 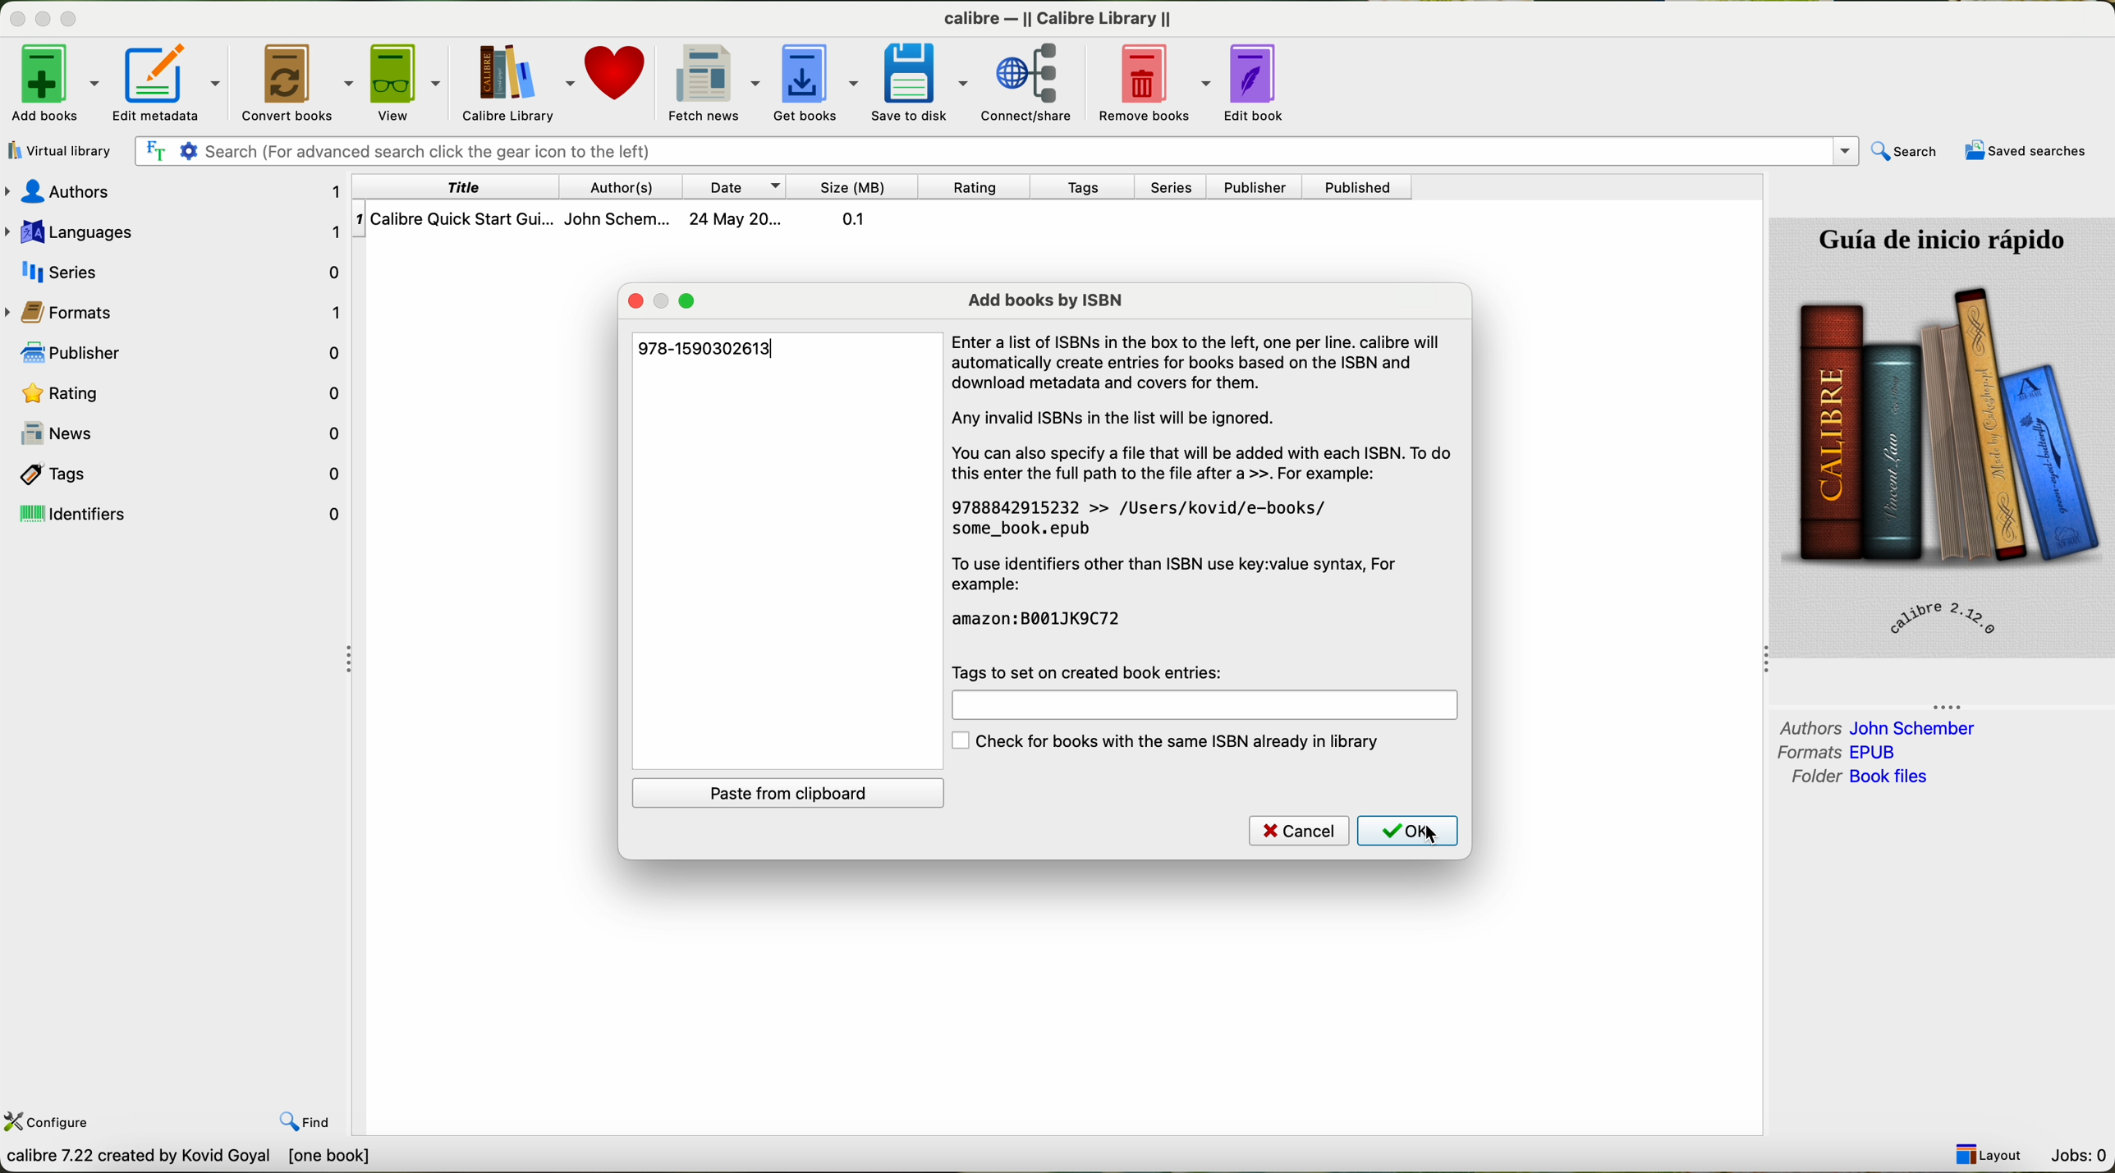 What do you see at coordinates (177, 271) in the screenshot?
I see `series` at bounding box center [177, 271].